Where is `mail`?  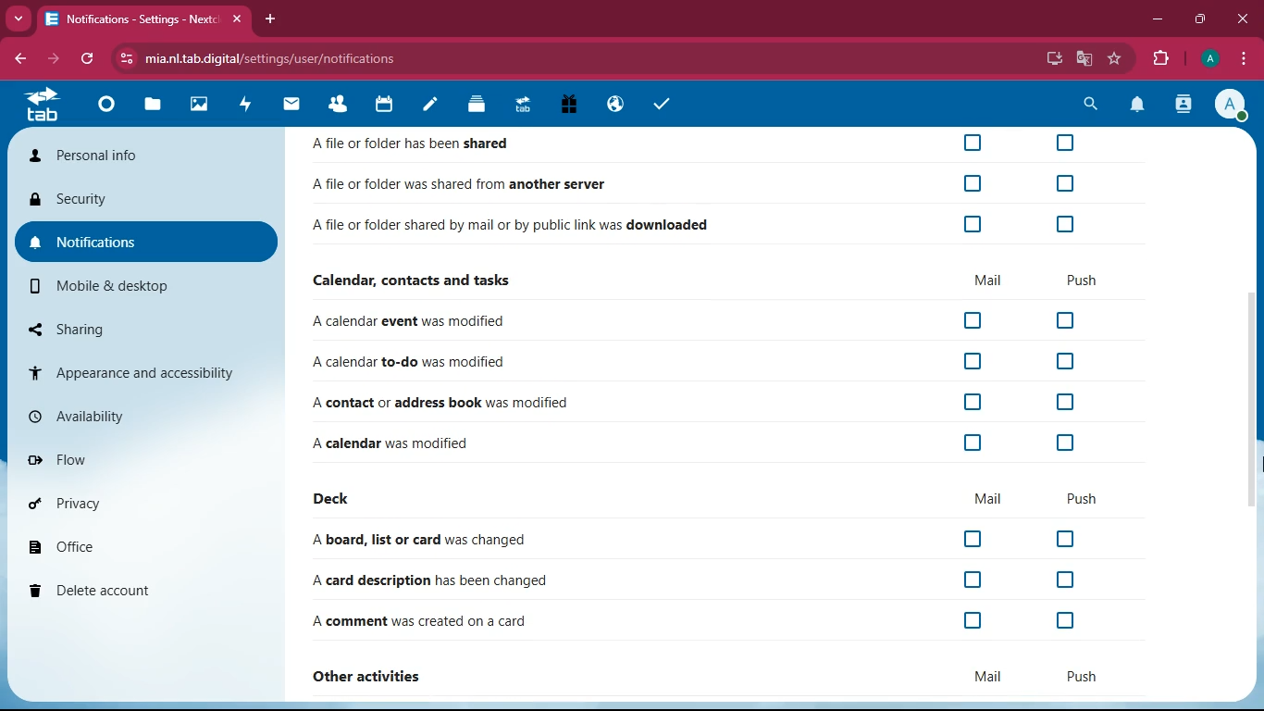 mail is located at coordinates (985, 681).